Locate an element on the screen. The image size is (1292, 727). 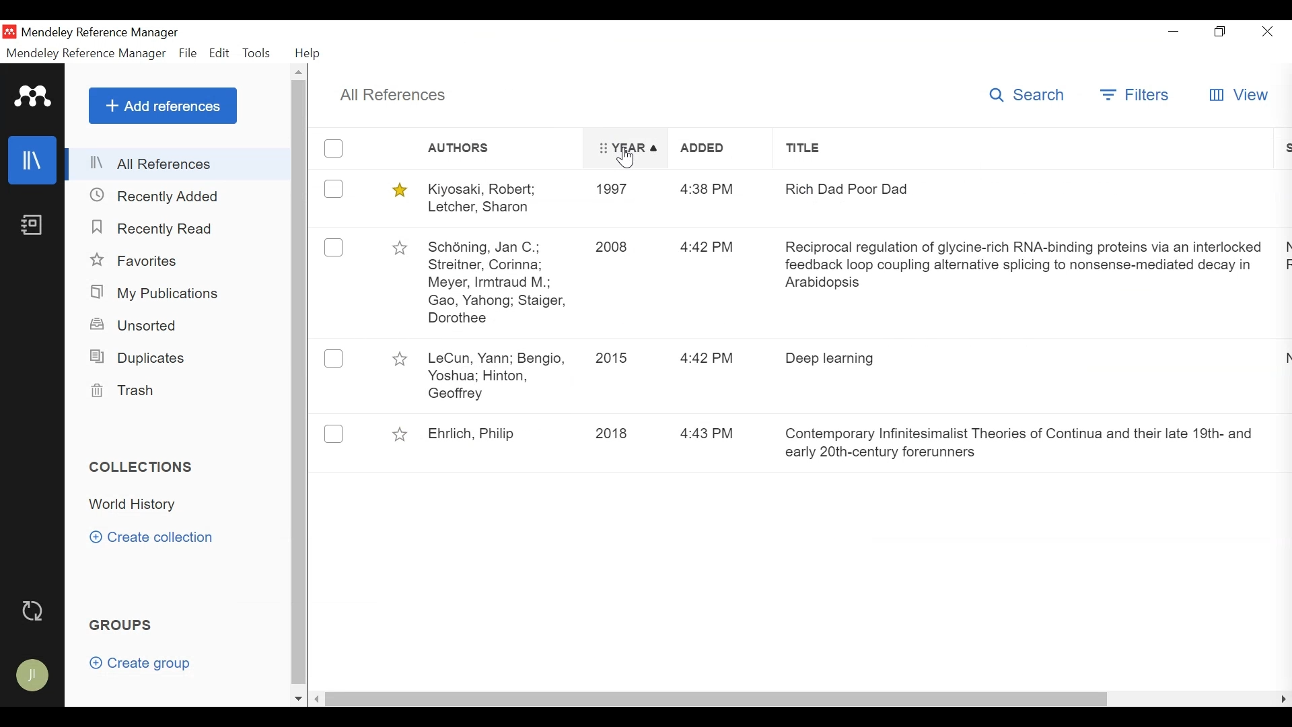
Collection is located at coordinates (135, 505).